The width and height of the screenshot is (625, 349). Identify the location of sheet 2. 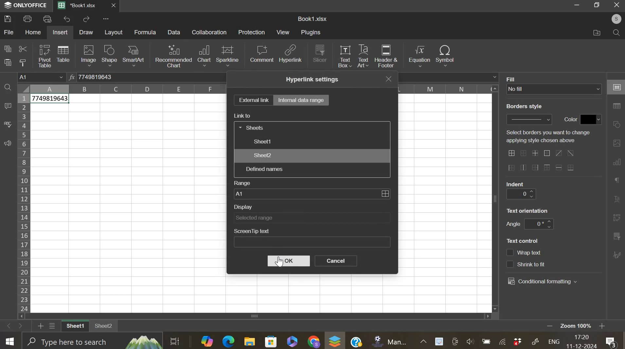
(104, 328).